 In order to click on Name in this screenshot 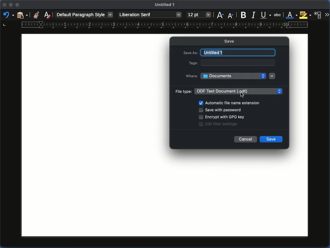, I will do `click(166, 6)`.